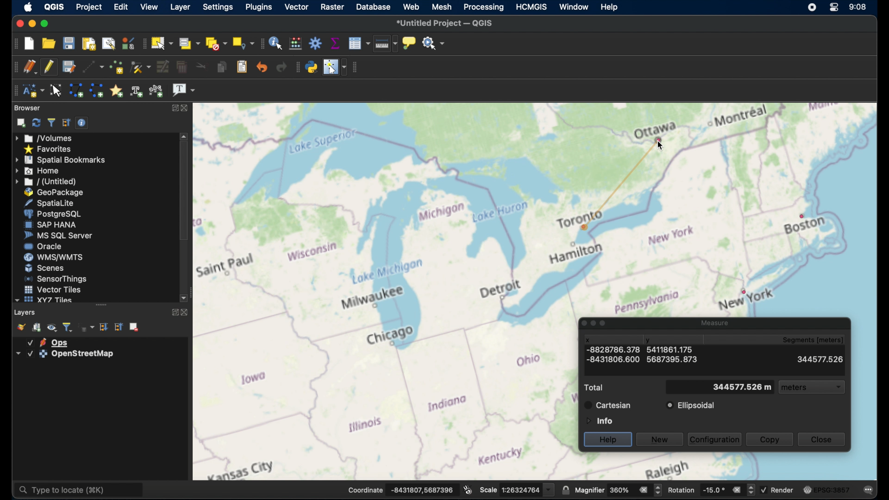 The width and height of the screenshot is (889, 500). Describe the element at coordinates (185, 299) in the screenshot. I see `scroll down arrow` at that location.